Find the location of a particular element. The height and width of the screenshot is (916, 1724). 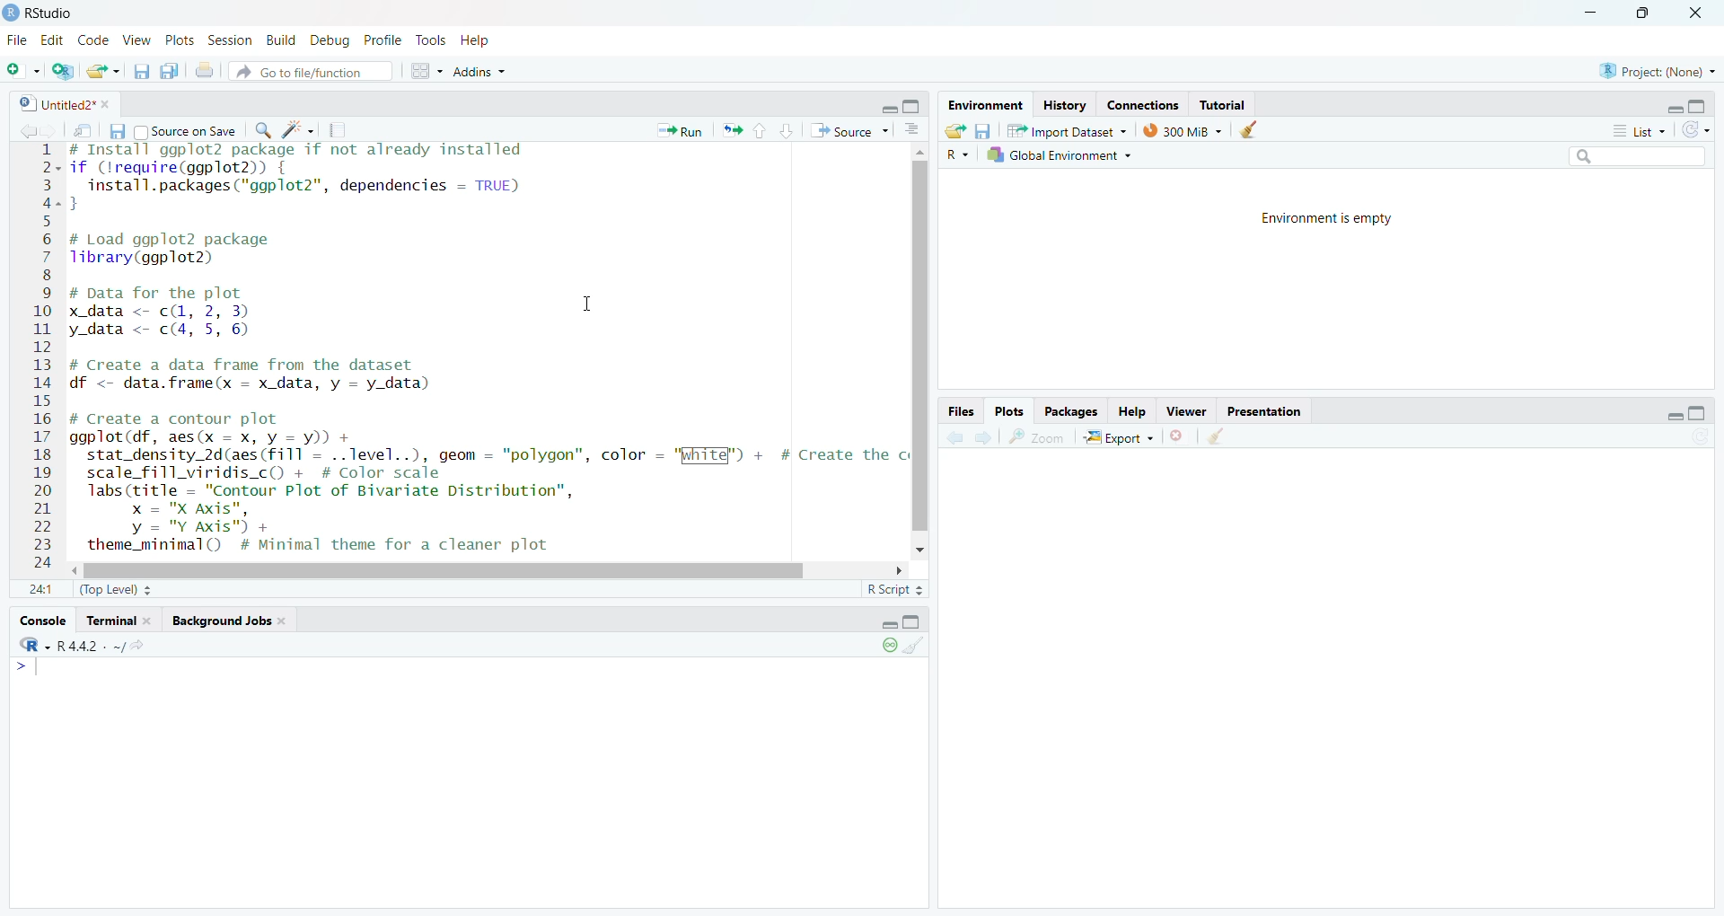

workspace pane is located at coordinates (425, 68).